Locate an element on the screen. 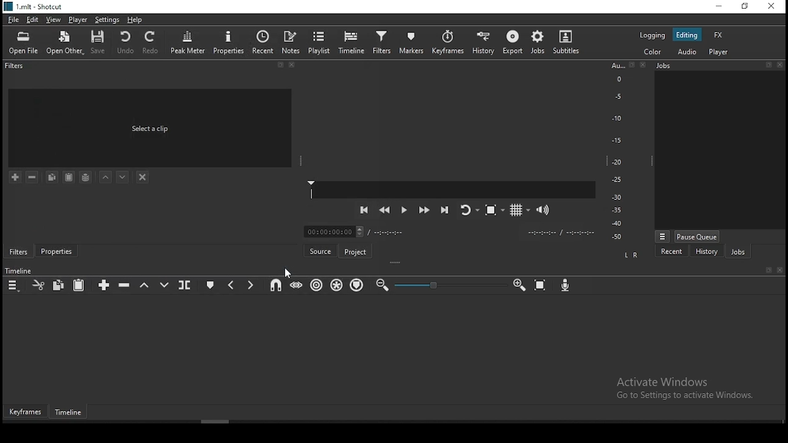  split at playhead is located at coordinates (186, 285).